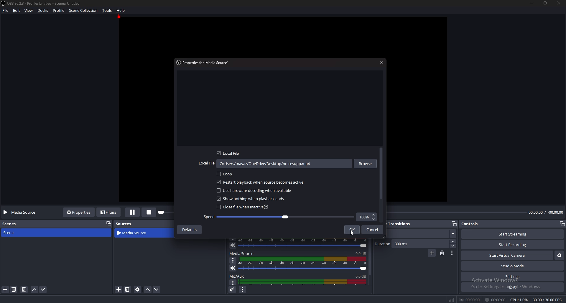  I want to click on ‘OBS 30.2.3 - Profile: Untitled - Scenes: Untitled, so click(45, 3).